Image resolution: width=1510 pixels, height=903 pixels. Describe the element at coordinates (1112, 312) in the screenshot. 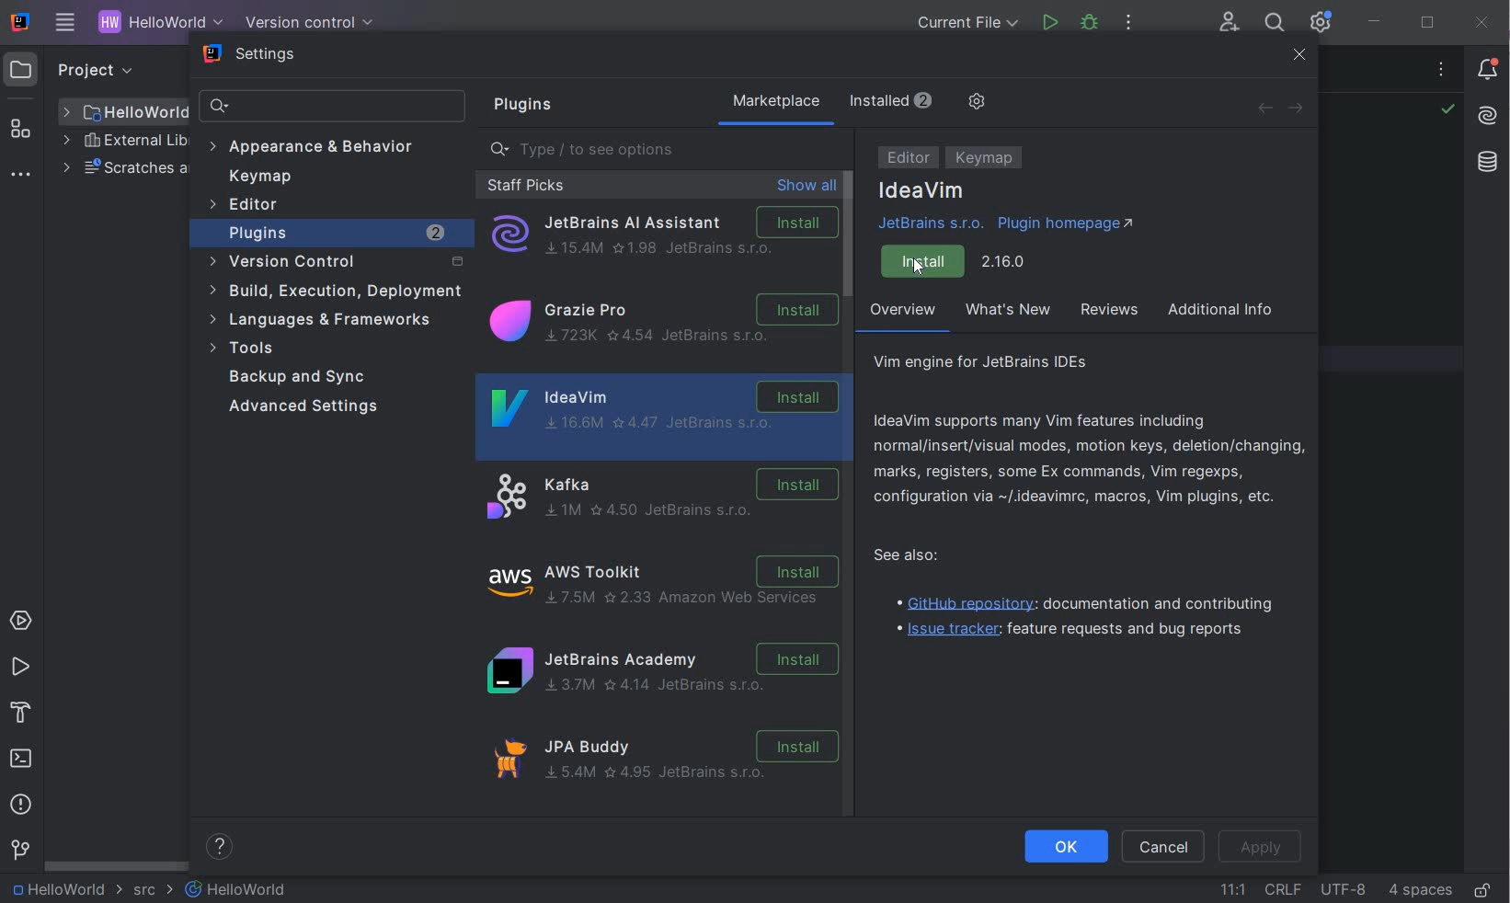

I see `reviews` at that location.